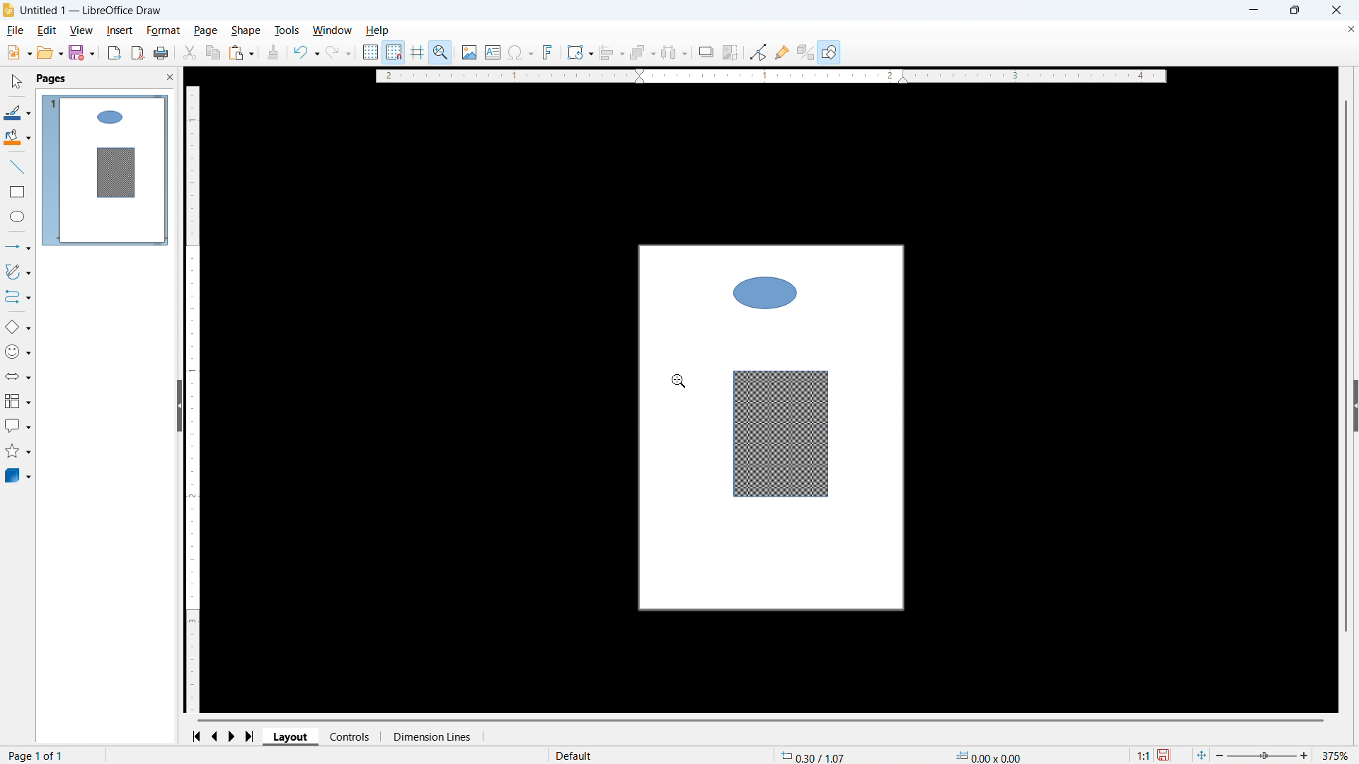 The width and height of the screenshot is (1359, 764). What do you see at coordinates (442, 52) in the screenshot?
I see `Zoom ` at bounding box center [442, 52].